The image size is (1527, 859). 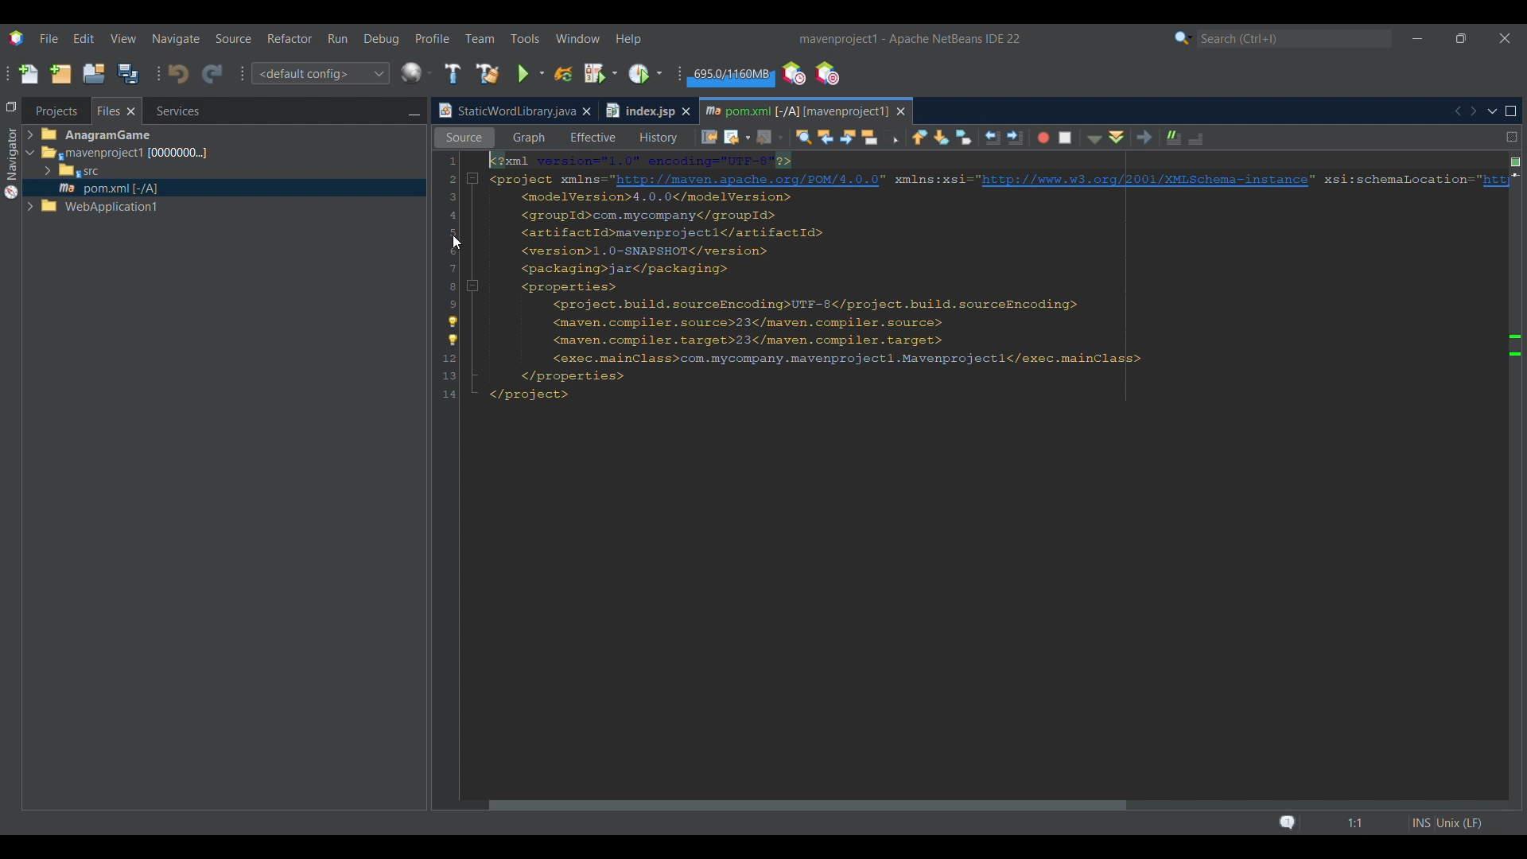 I want to click on Toggle highlight search, so click(x=872, y=136).